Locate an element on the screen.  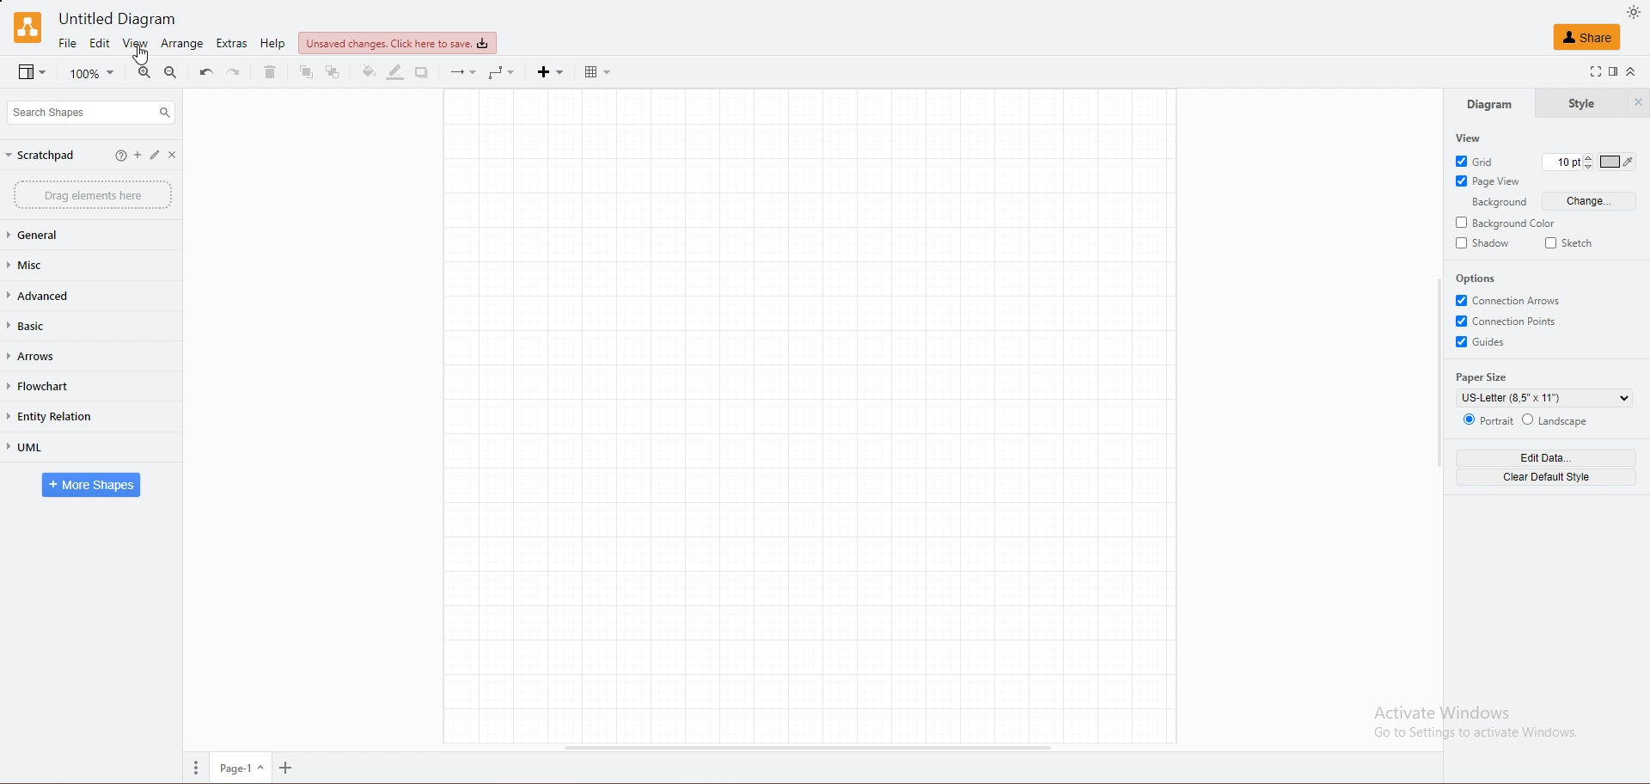
view is located at coordinates (1467, 138).